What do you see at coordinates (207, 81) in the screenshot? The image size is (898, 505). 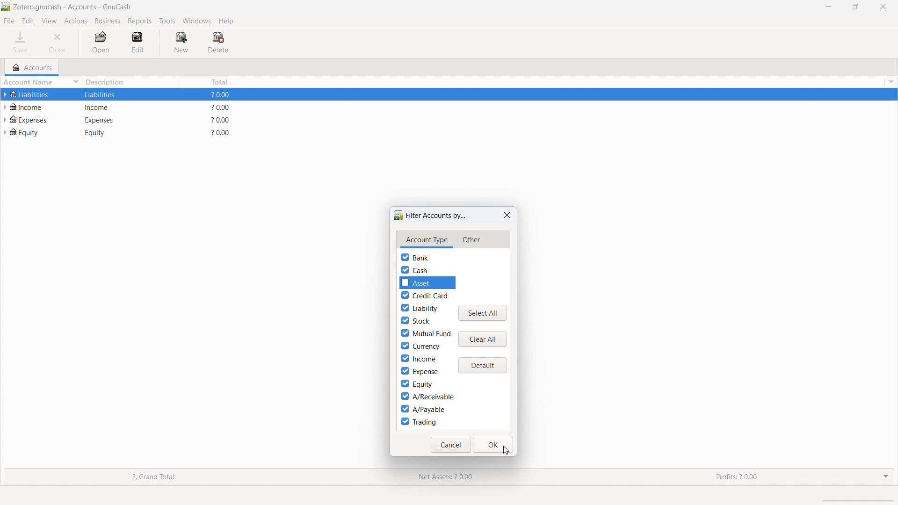 I see `total` at bounding box center [207, 81].